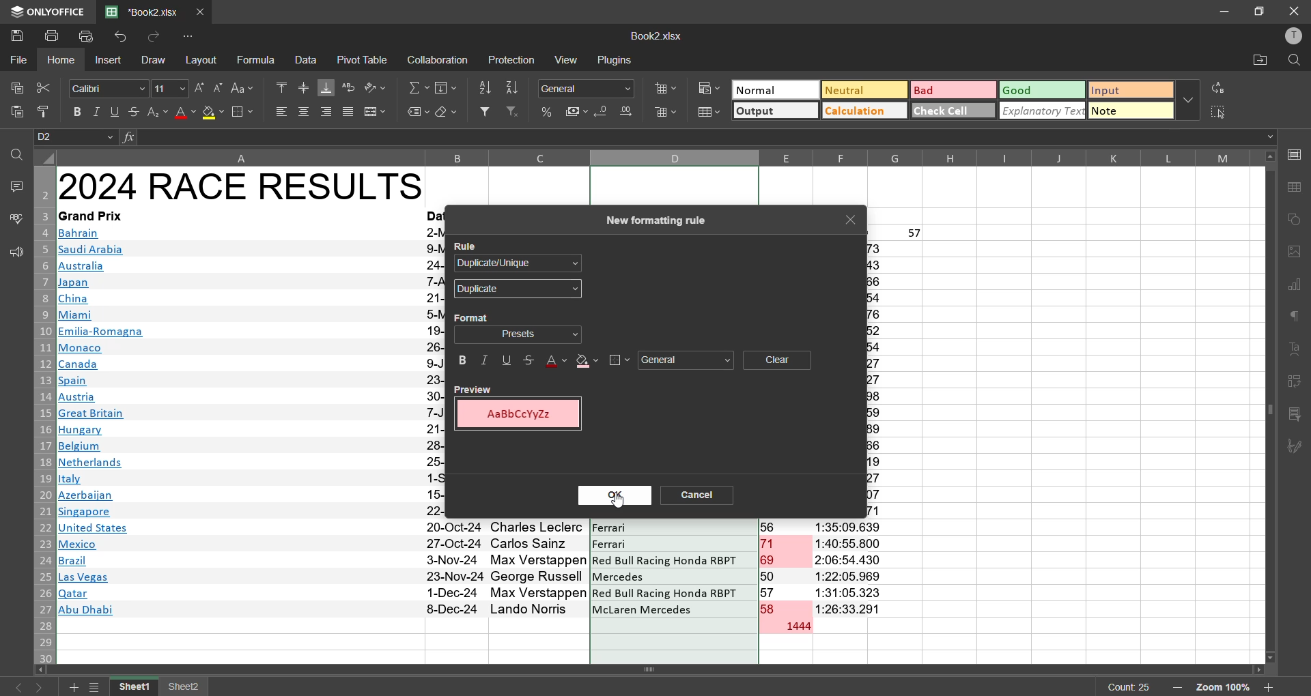 Image resolution: width=1311 pixels, height=696 pixels. Describe the element at coordinates (152, 59) in the screenshot. I see `draw` at that location.